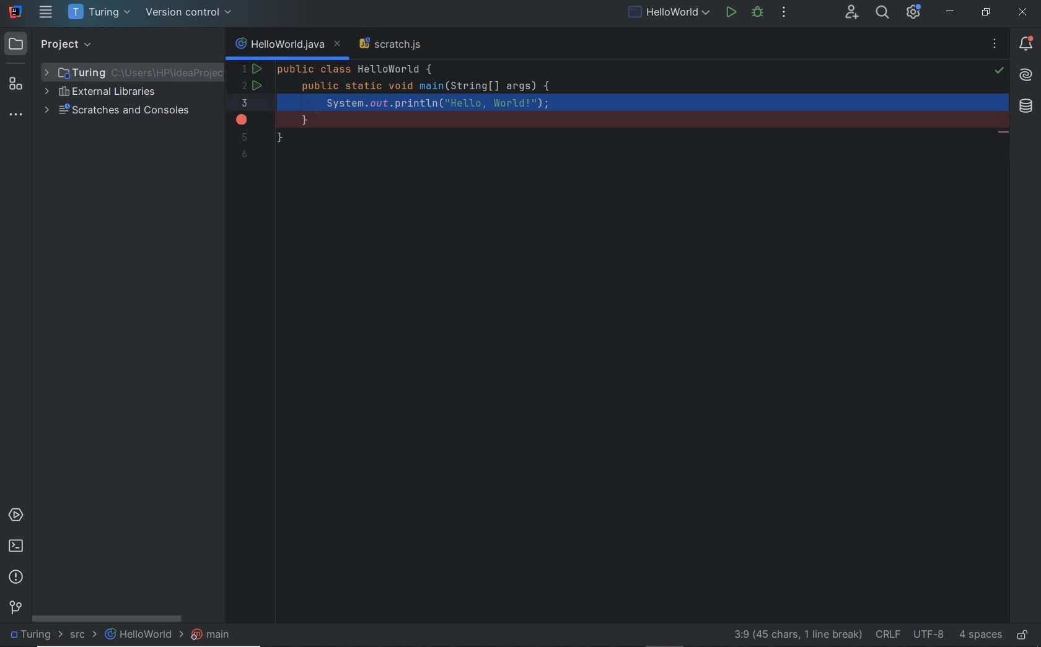 Image resolution: width=1041 pixels, height=647 pixels. What do you see at coordinates (980, 633) in the screenshot?
I see `indent` at bounding box center [980, 633].